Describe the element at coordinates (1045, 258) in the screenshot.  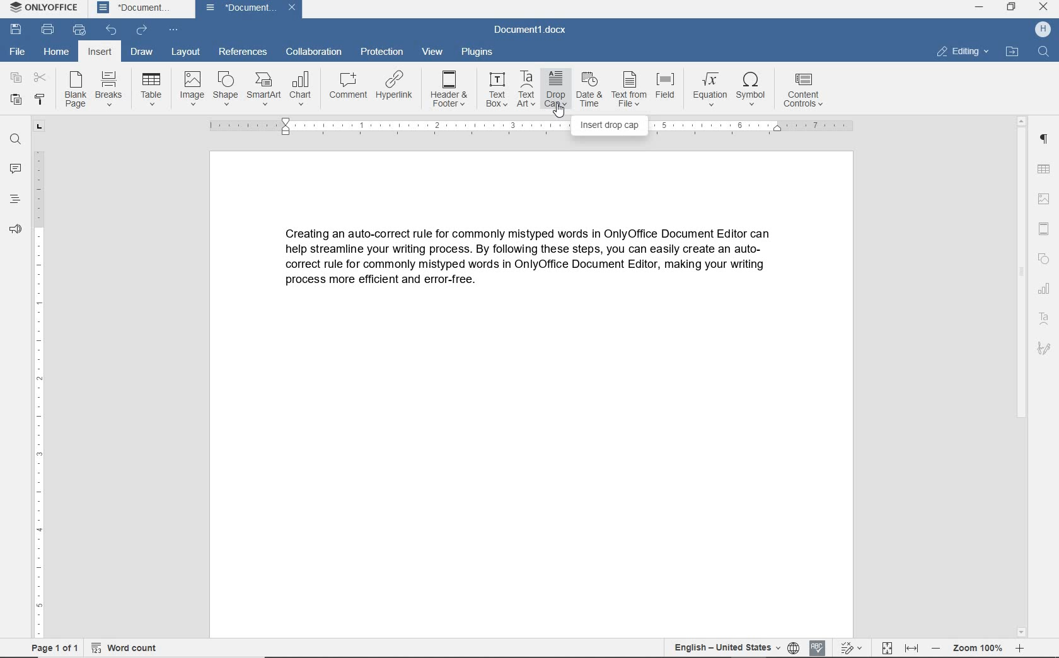
I see `shape` at that location.